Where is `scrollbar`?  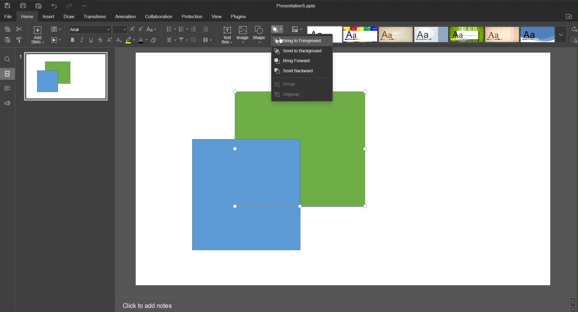 scrollbar is located at coordinates (572, 303).